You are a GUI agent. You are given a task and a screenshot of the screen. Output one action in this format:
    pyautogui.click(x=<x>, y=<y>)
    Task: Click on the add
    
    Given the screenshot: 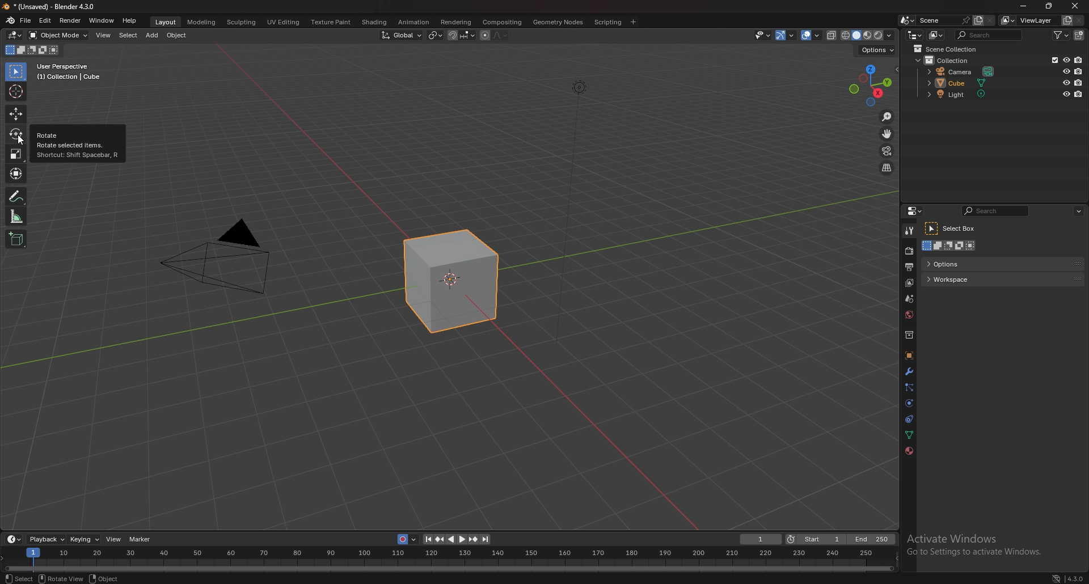 What is the action you would take?
    pyautogui.click(x=152, y=36)
    